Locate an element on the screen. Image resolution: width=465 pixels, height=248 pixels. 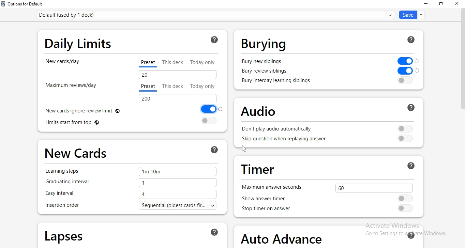
learning step is located at coordinates (65, 171).